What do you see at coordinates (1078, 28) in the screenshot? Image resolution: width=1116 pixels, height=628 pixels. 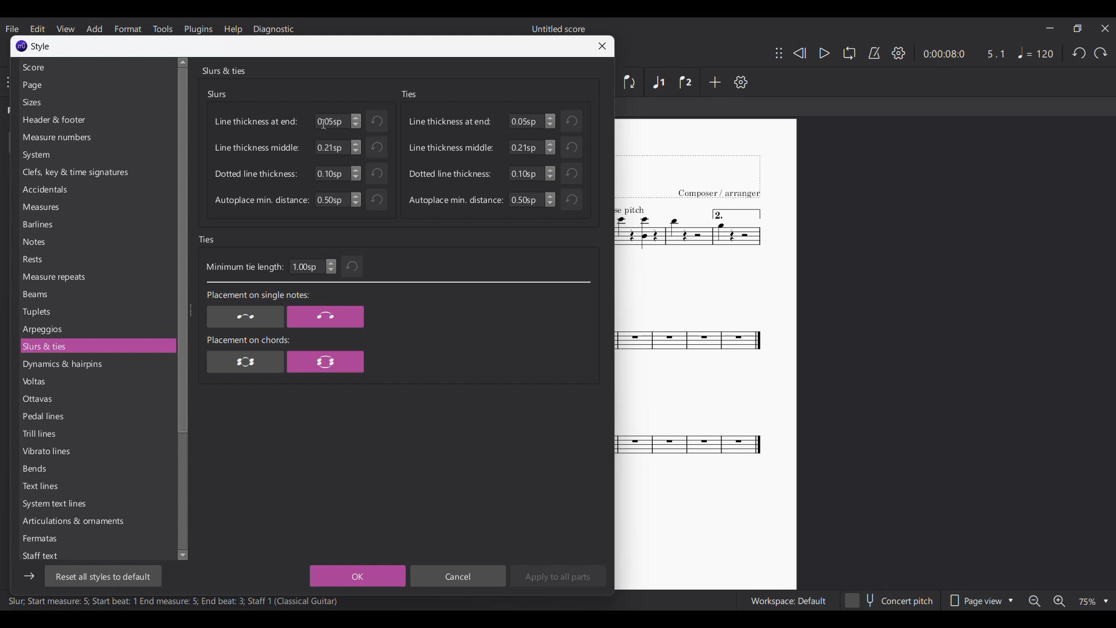 I see `Show in smaller tab` at bounding box center [1078, 28].